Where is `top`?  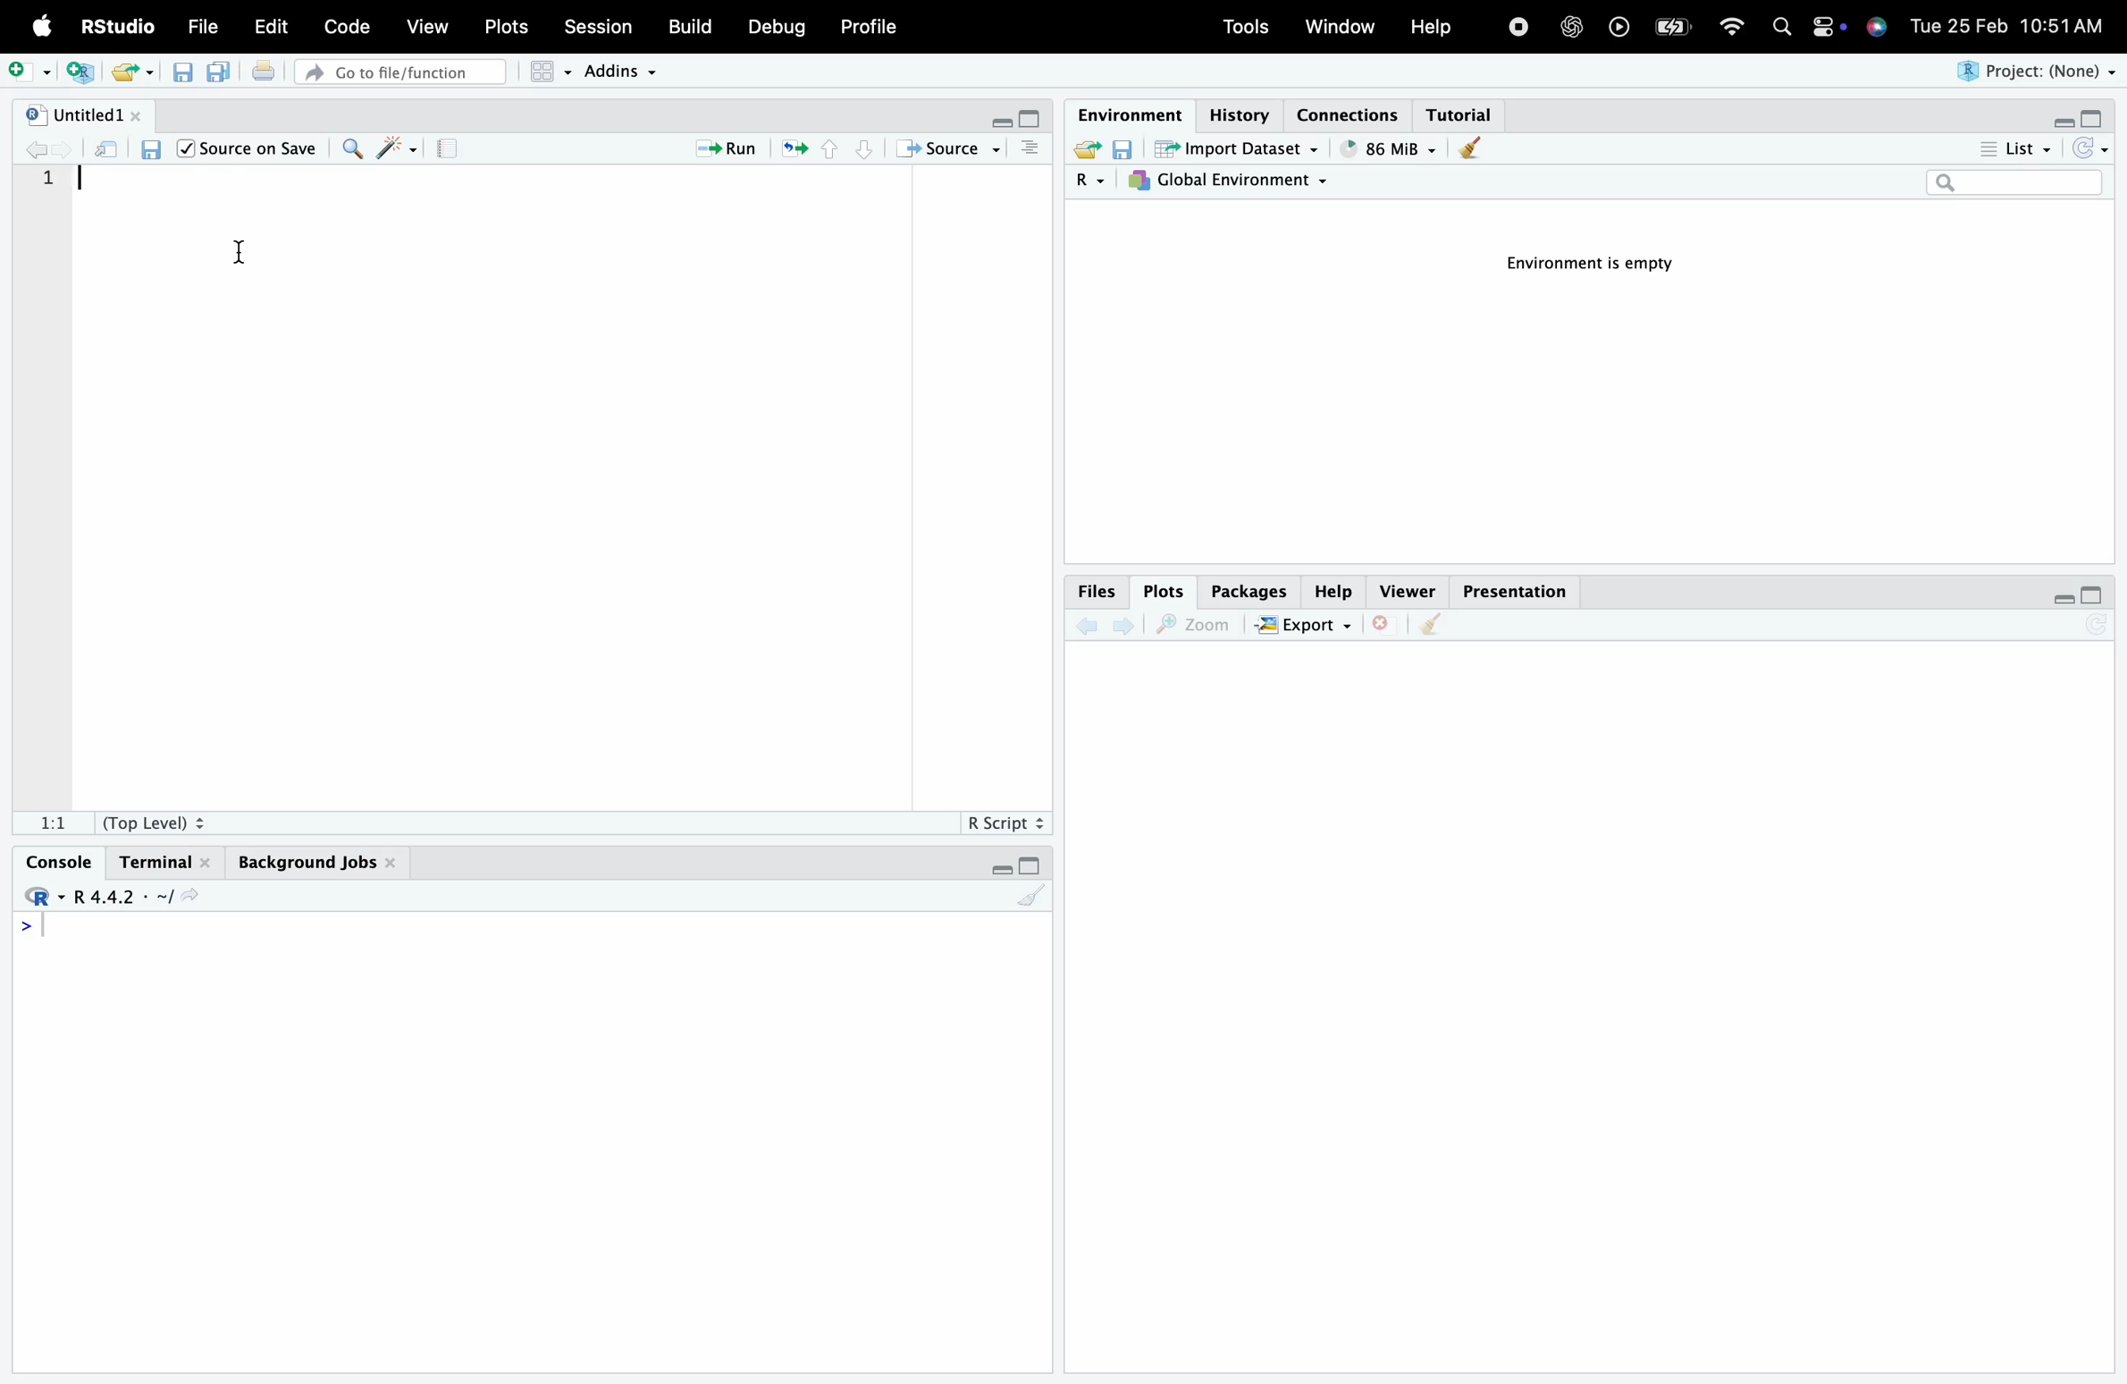
top is located at coordinates (826, 154).